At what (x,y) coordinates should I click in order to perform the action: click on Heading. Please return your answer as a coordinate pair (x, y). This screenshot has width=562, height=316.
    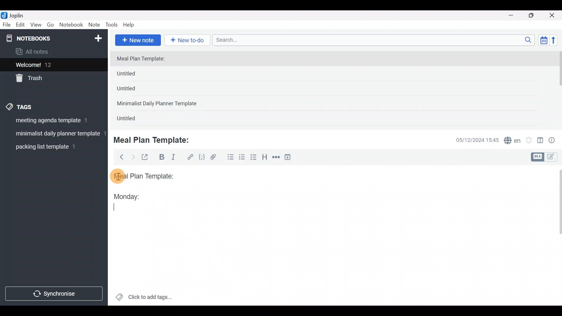
    Looking at the image, I should click on (265, 158).